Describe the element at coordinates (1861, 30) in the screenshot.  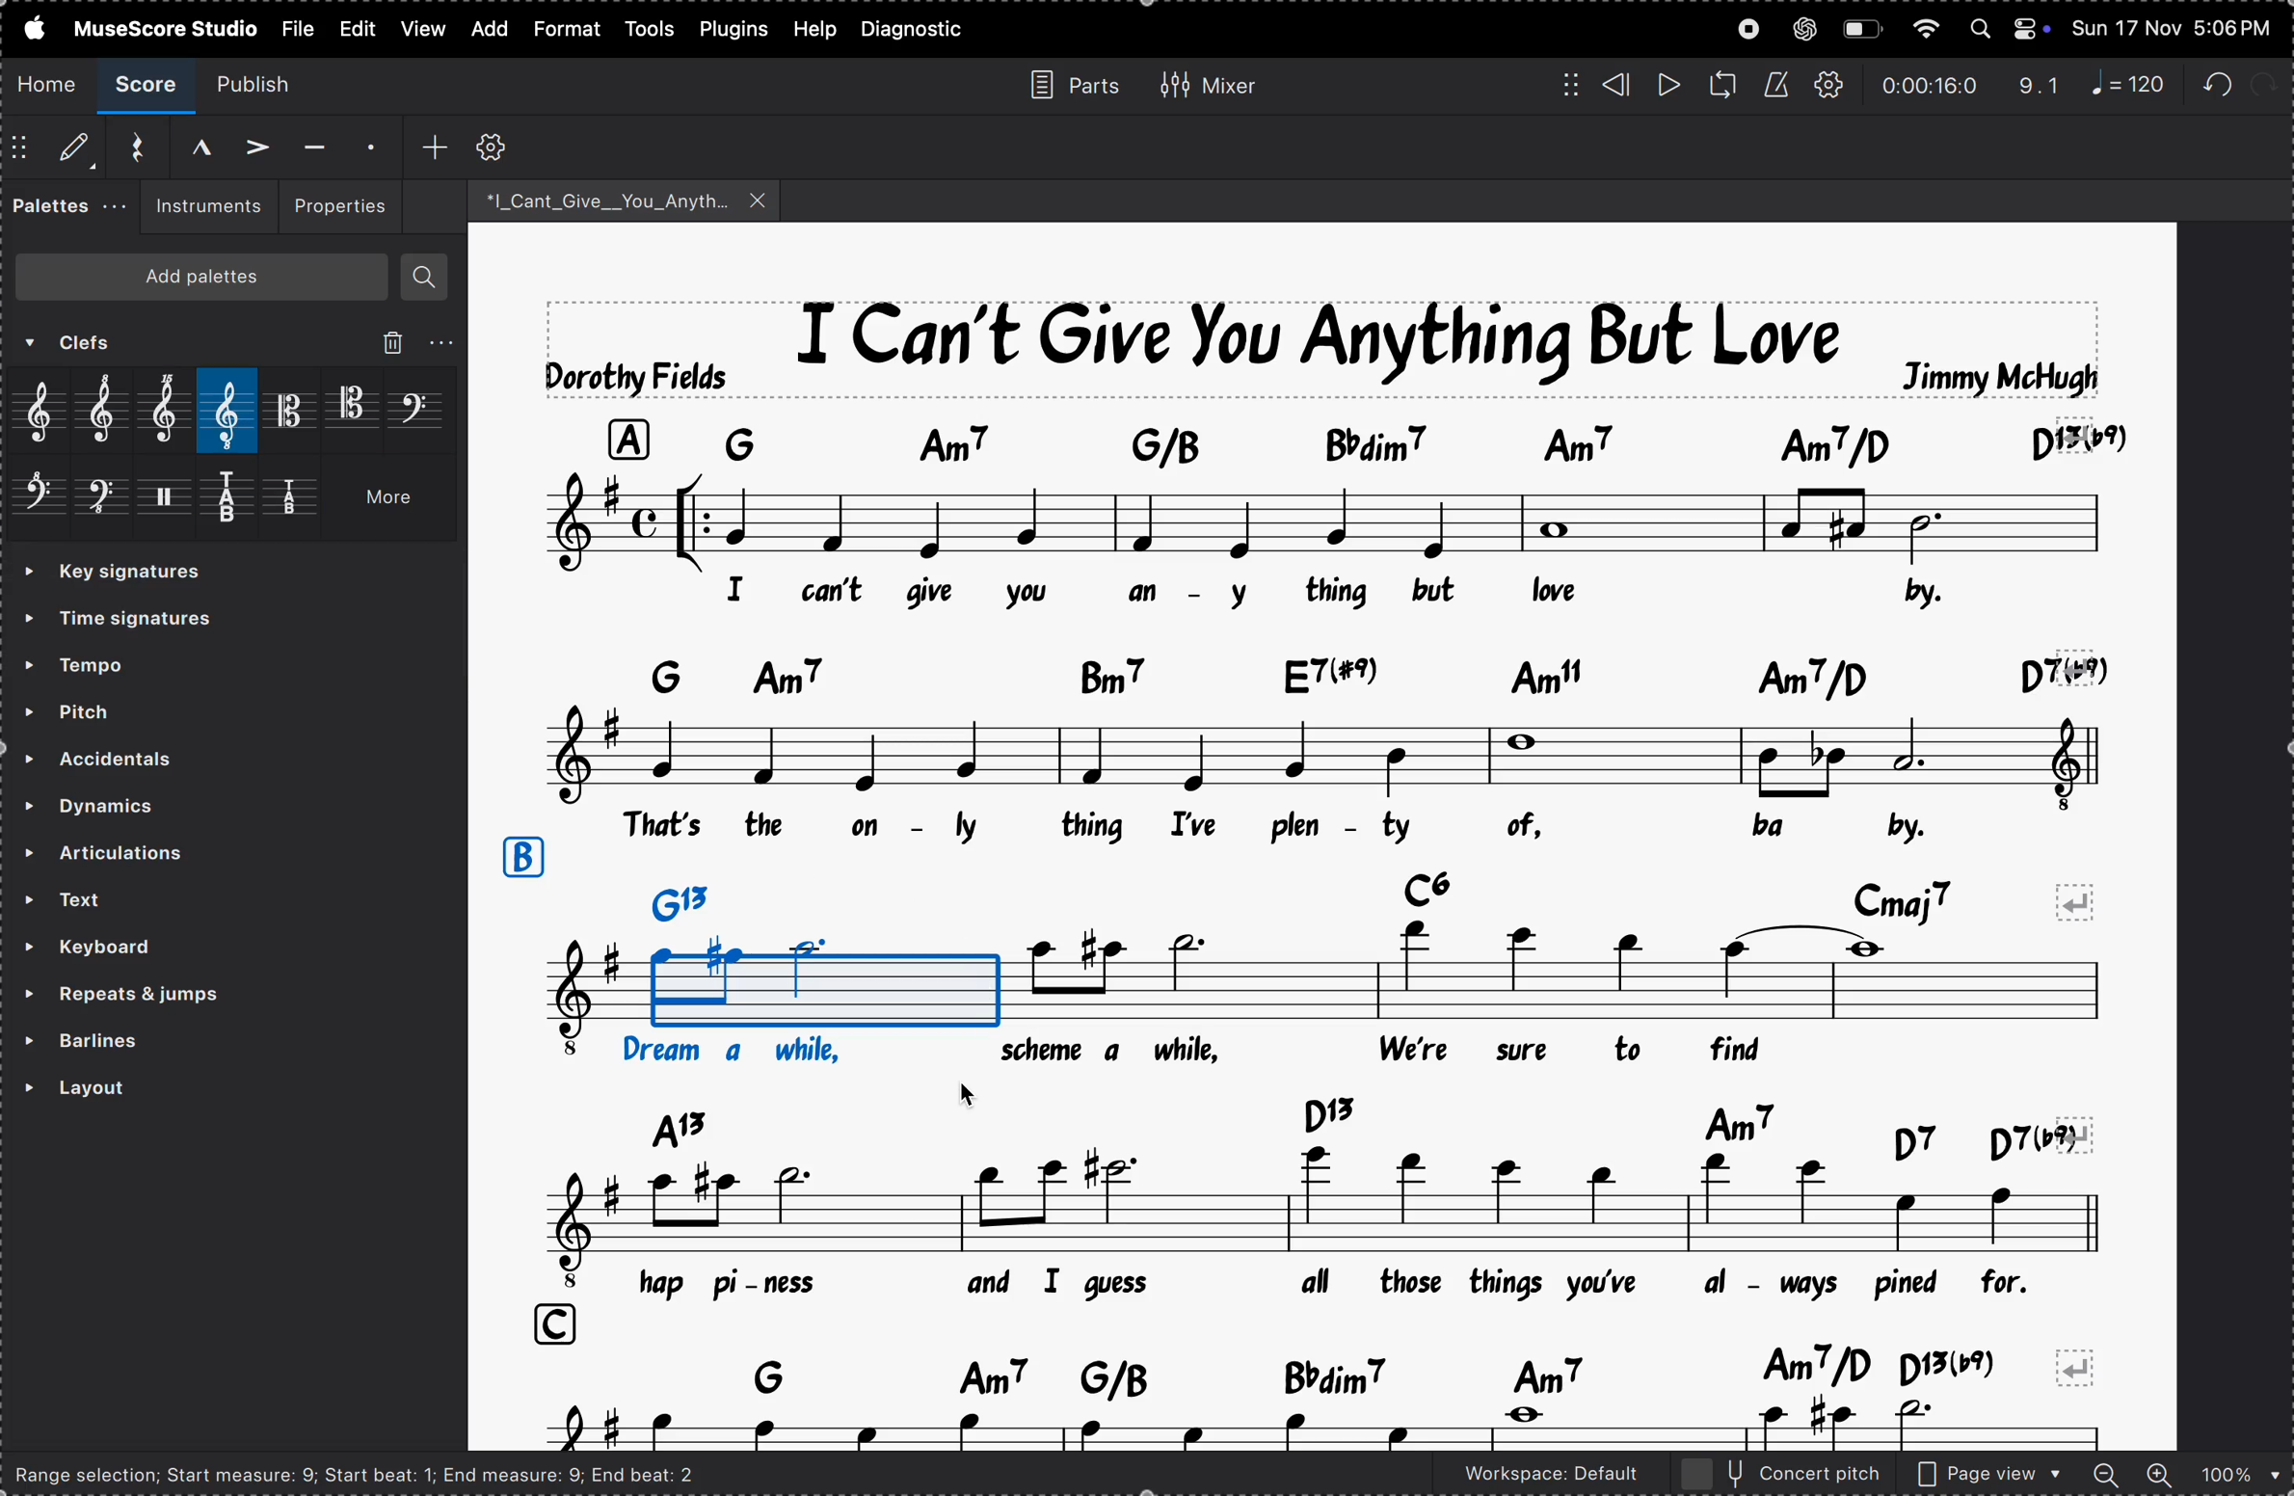
I see `battery` at that location.